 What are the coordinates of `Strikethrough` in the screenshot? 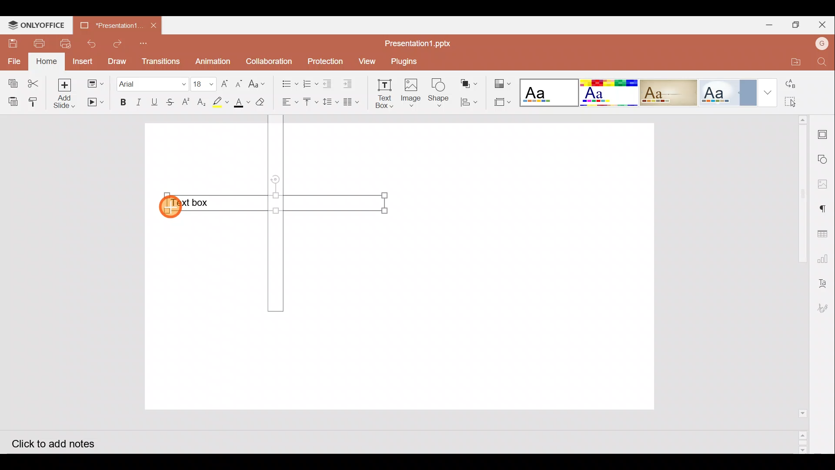 It's located at (169, 101).